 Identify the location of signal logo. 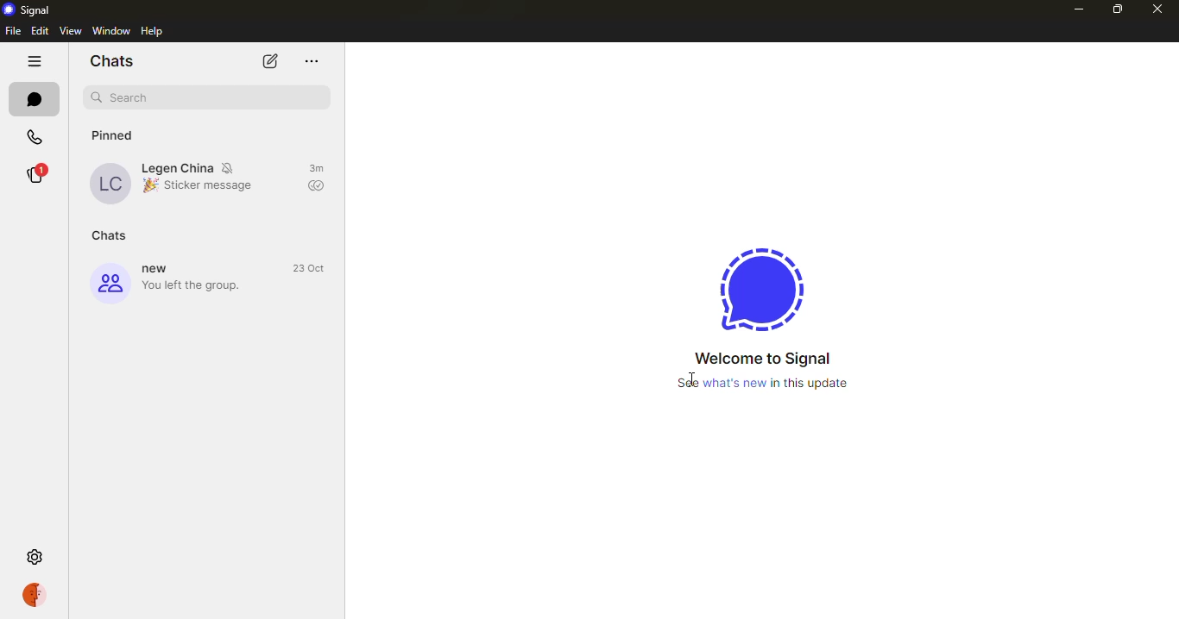
(759, 291).